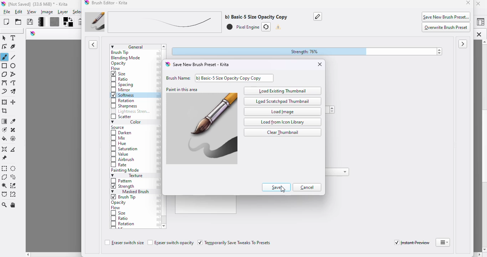 This screenshot has width=487, height=257. What do you see at coordinates (307, 52) in the screenshot?
I see `strength 76%` at bounding box center [307, 52].